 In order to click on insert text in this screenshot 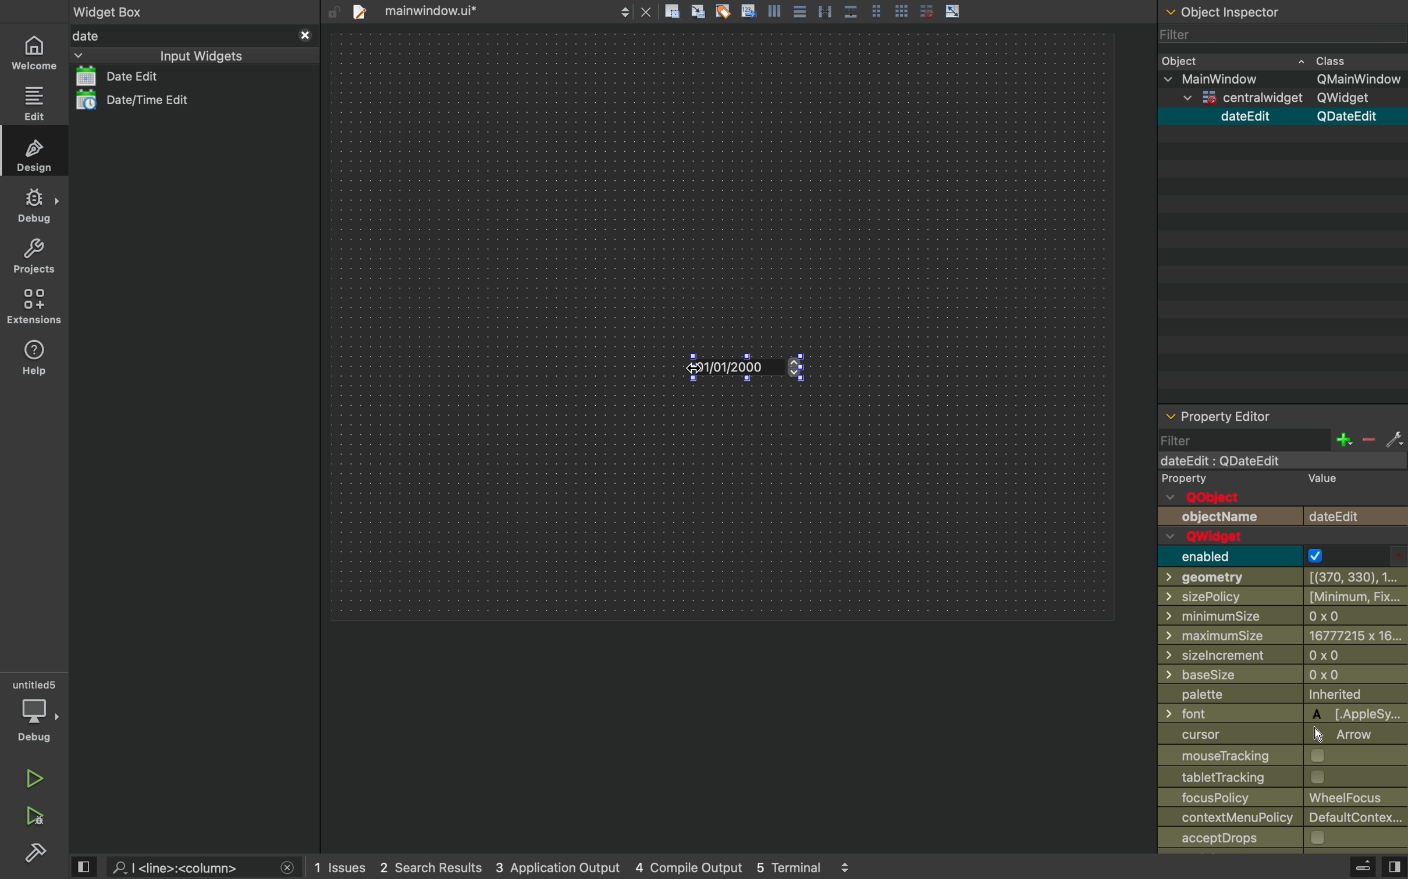, I will do `click(748, 10)`.